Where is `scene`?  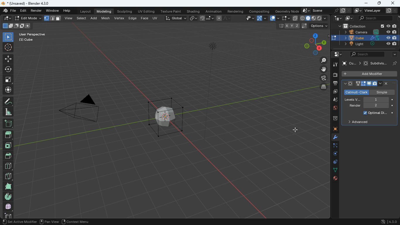
scene is located at coordinates (326, 10).